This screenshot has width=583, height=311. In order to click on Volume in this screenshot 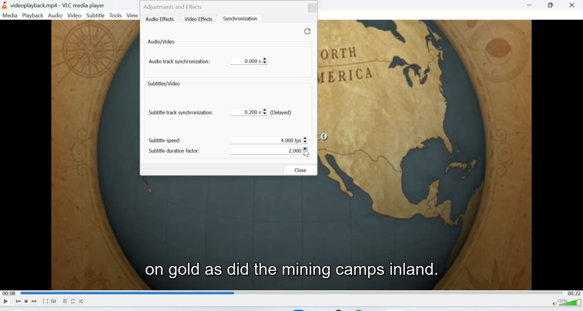, I will do `click(567, 304)`.